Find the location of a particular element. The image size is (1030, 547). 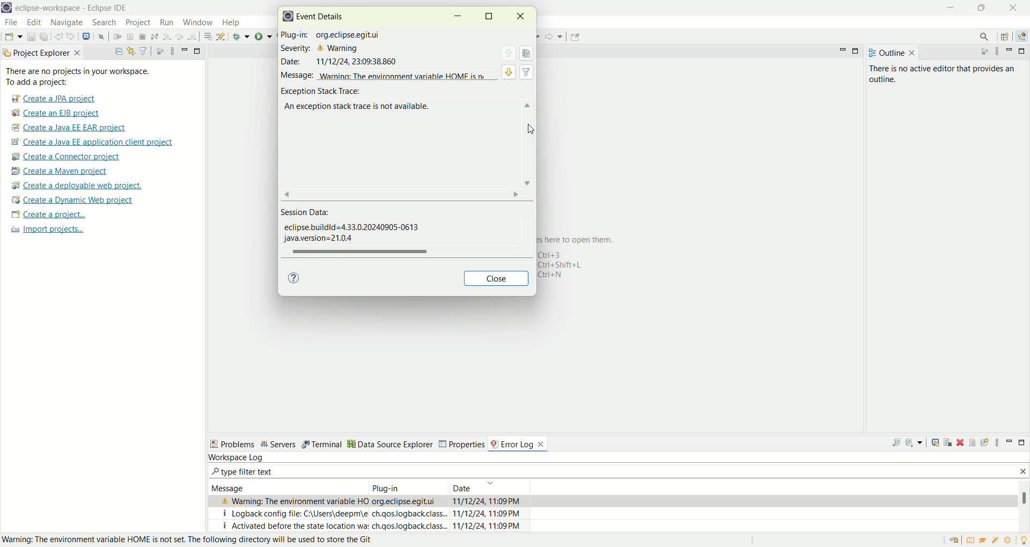

skip all the breakpoints is located at coordinates (101, 37).